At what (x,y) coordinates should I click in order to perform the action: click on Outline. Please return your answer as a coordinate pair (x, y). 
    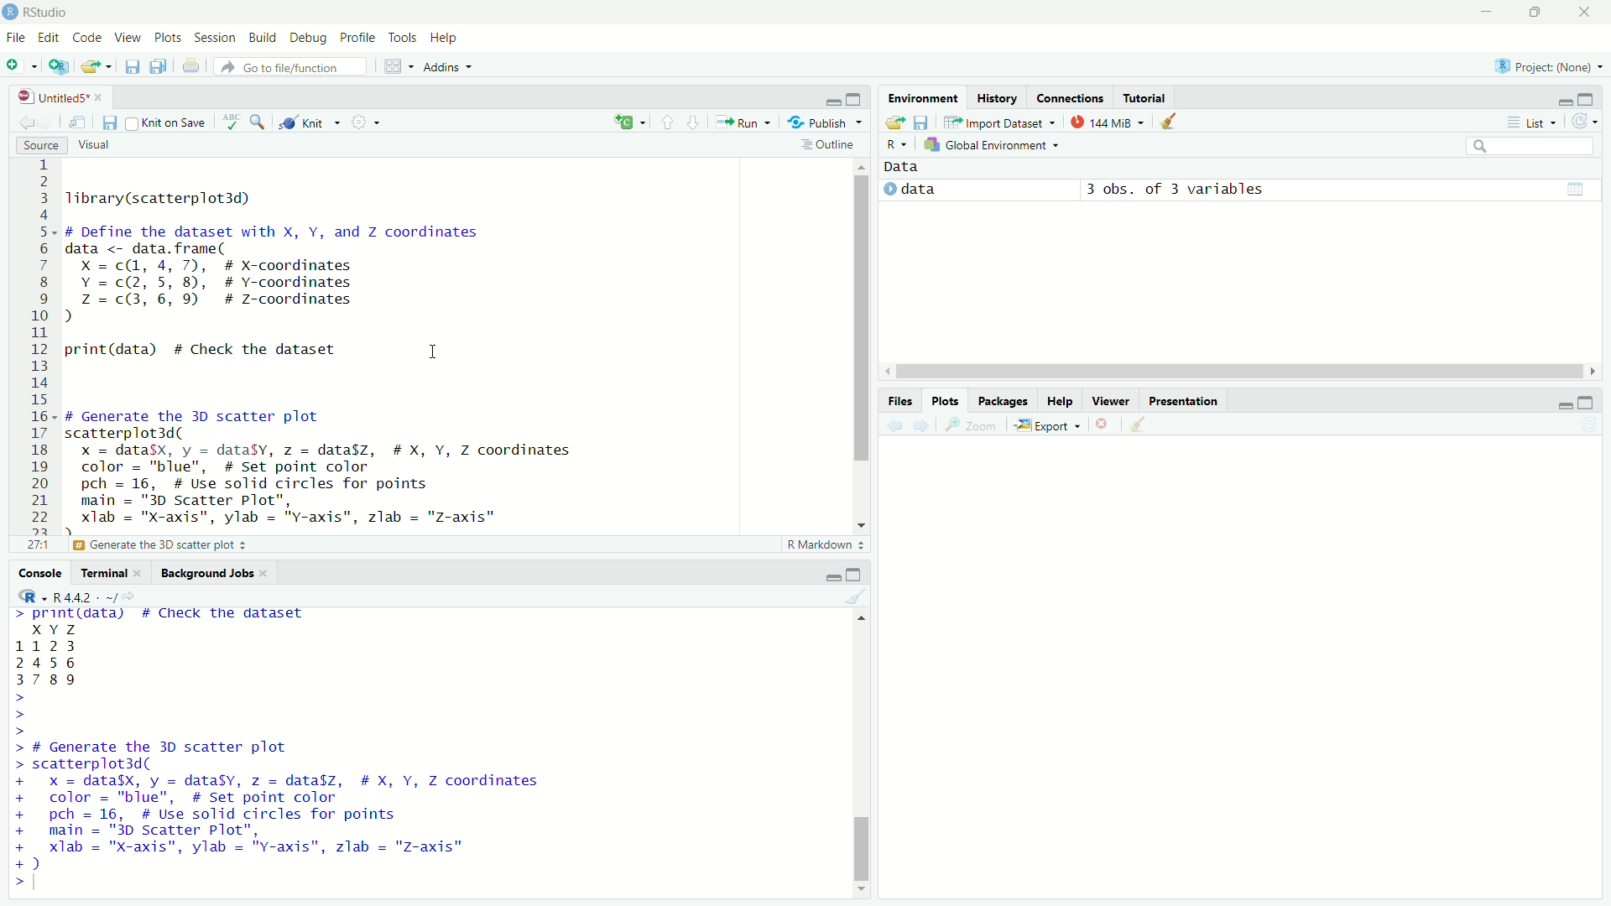
    Looking at the image, I should click on (836, 145).